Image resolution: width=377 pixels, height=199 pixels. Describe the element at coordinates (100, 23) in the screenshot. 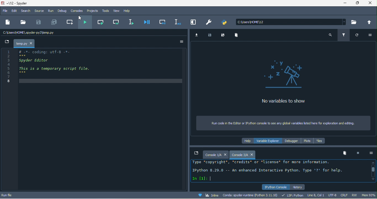

I see `run current cell` at that location.